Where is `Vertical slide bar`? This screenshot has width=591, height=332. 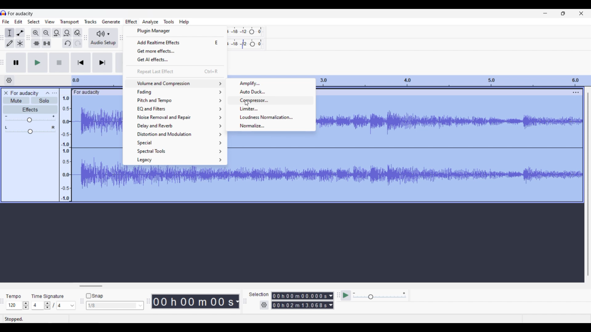 Vertical slide bar is located at coordinates (588, 185).